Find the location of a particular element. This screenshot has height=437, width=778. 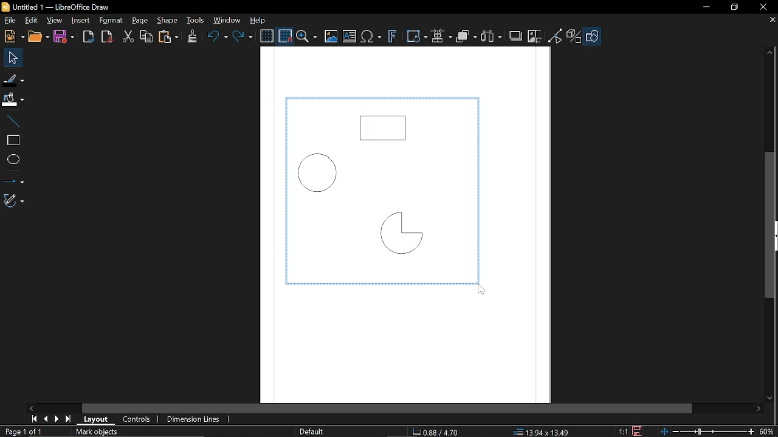

Layout is located at coordinates (95, 419).